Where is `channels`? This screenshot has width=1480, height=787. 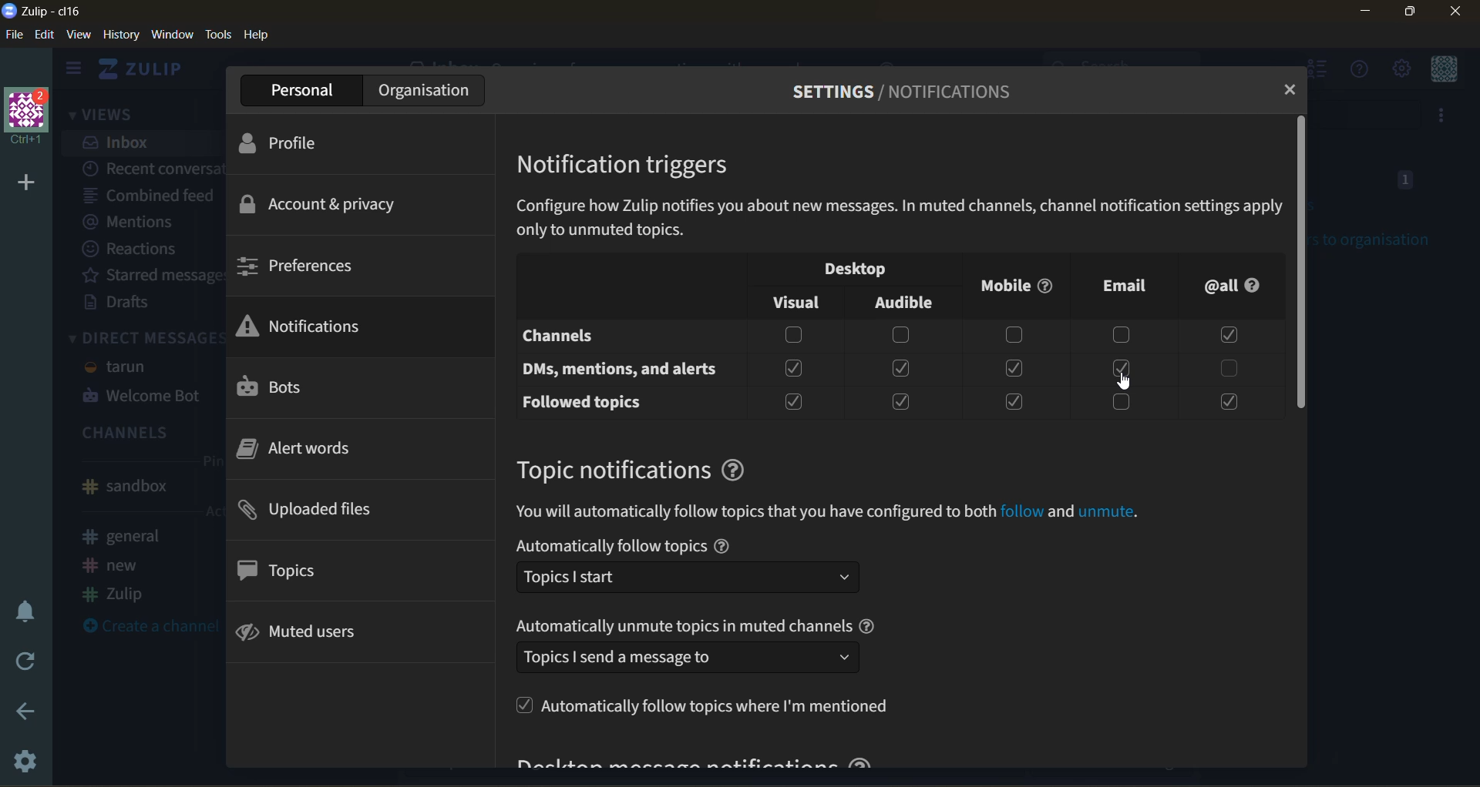
channels is located at coordinates (570, 337).